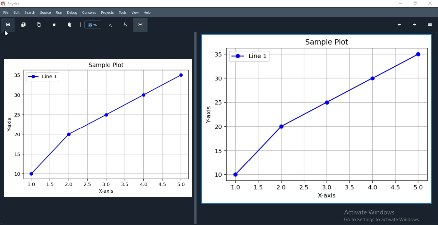 This screenshot has height=225, width=438. I want to click on options, so click(432, 23).